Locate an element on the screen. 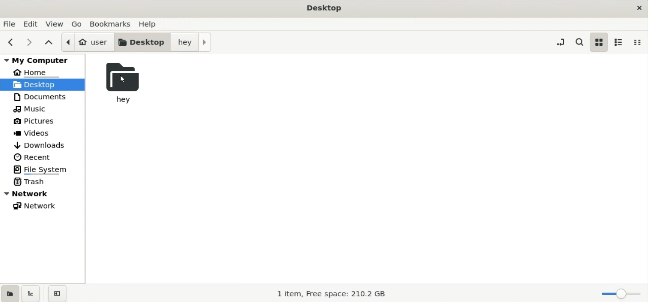 This screenshot has height=302, width=648. desktop is located at coordinates (42, 84).